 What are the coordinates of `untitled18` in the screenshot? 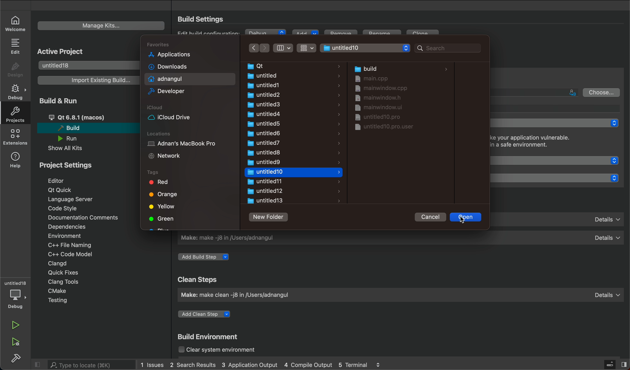 It's located at (87, 65).